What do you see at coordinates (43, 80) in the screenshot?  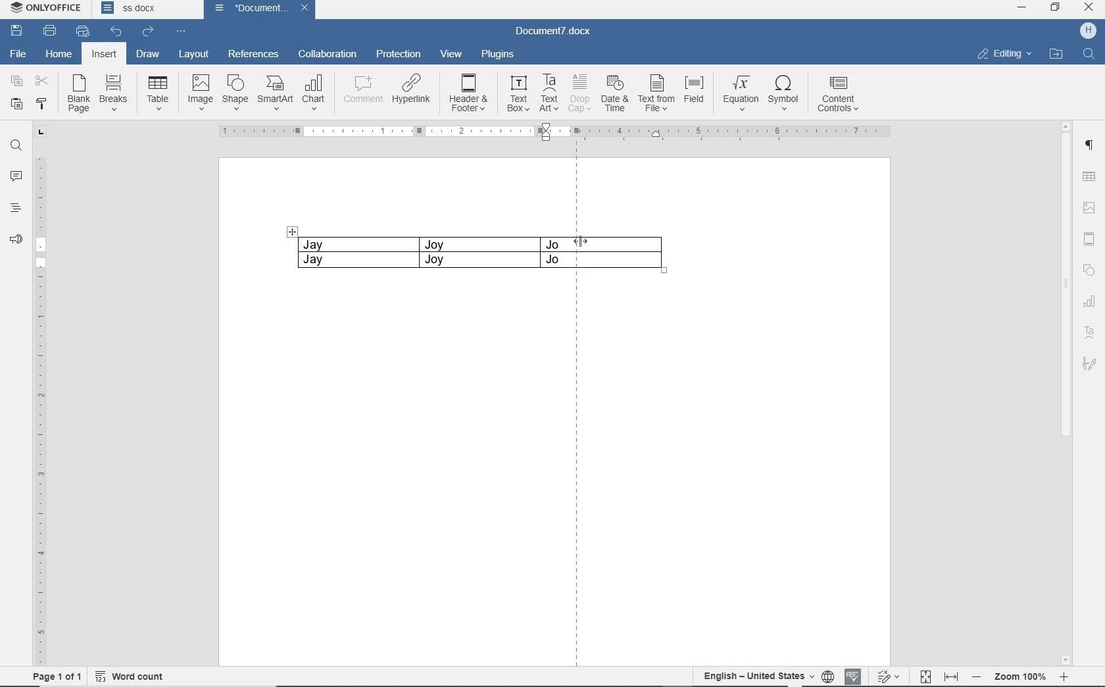 I see `CUT` at bounding box center [43, 80].